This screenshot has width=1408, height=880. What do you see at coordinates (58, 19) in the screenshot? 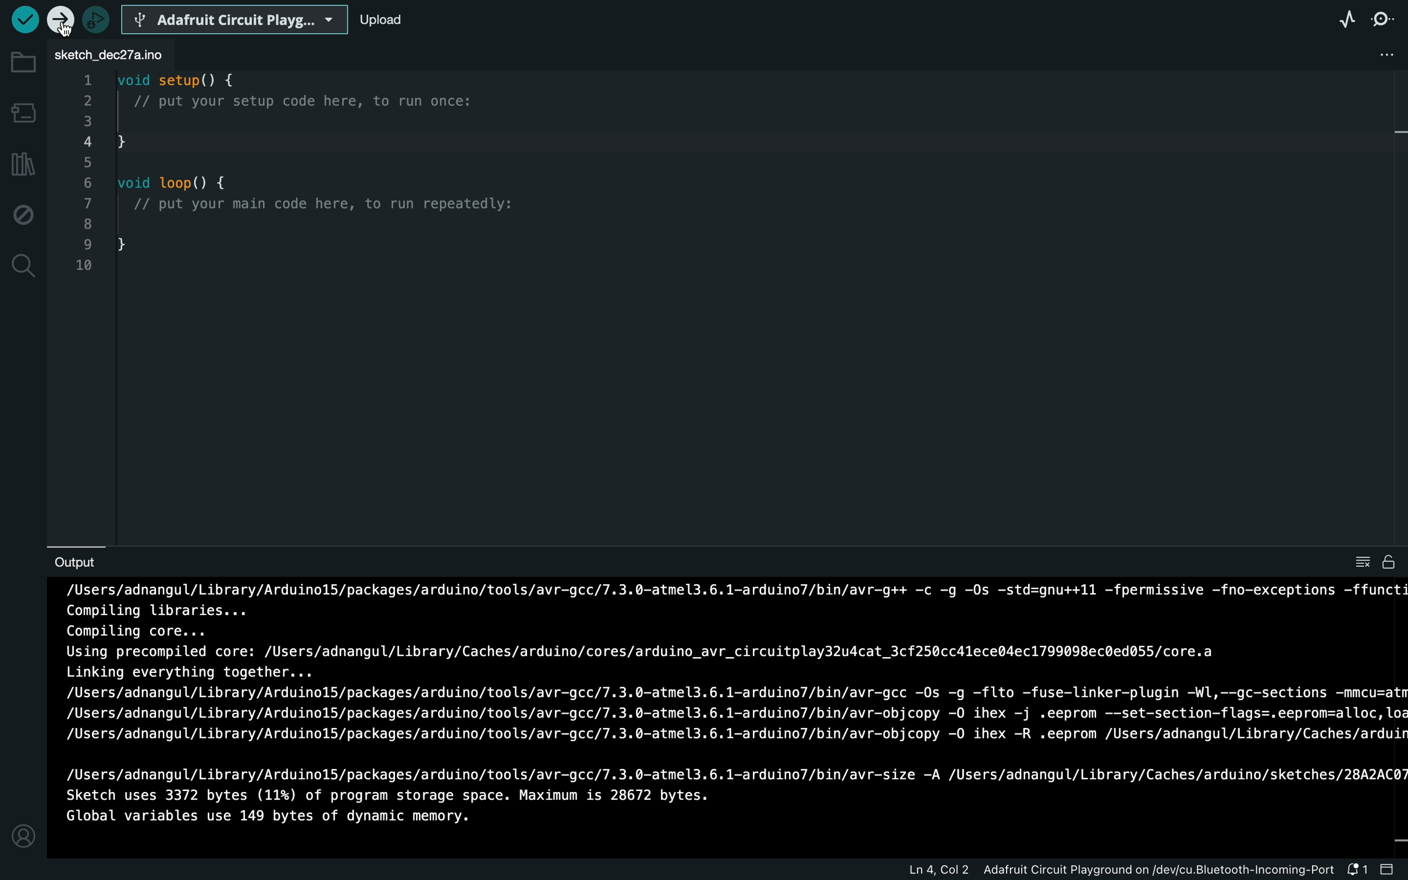
I see `selected` at bounding box center [58, 19].